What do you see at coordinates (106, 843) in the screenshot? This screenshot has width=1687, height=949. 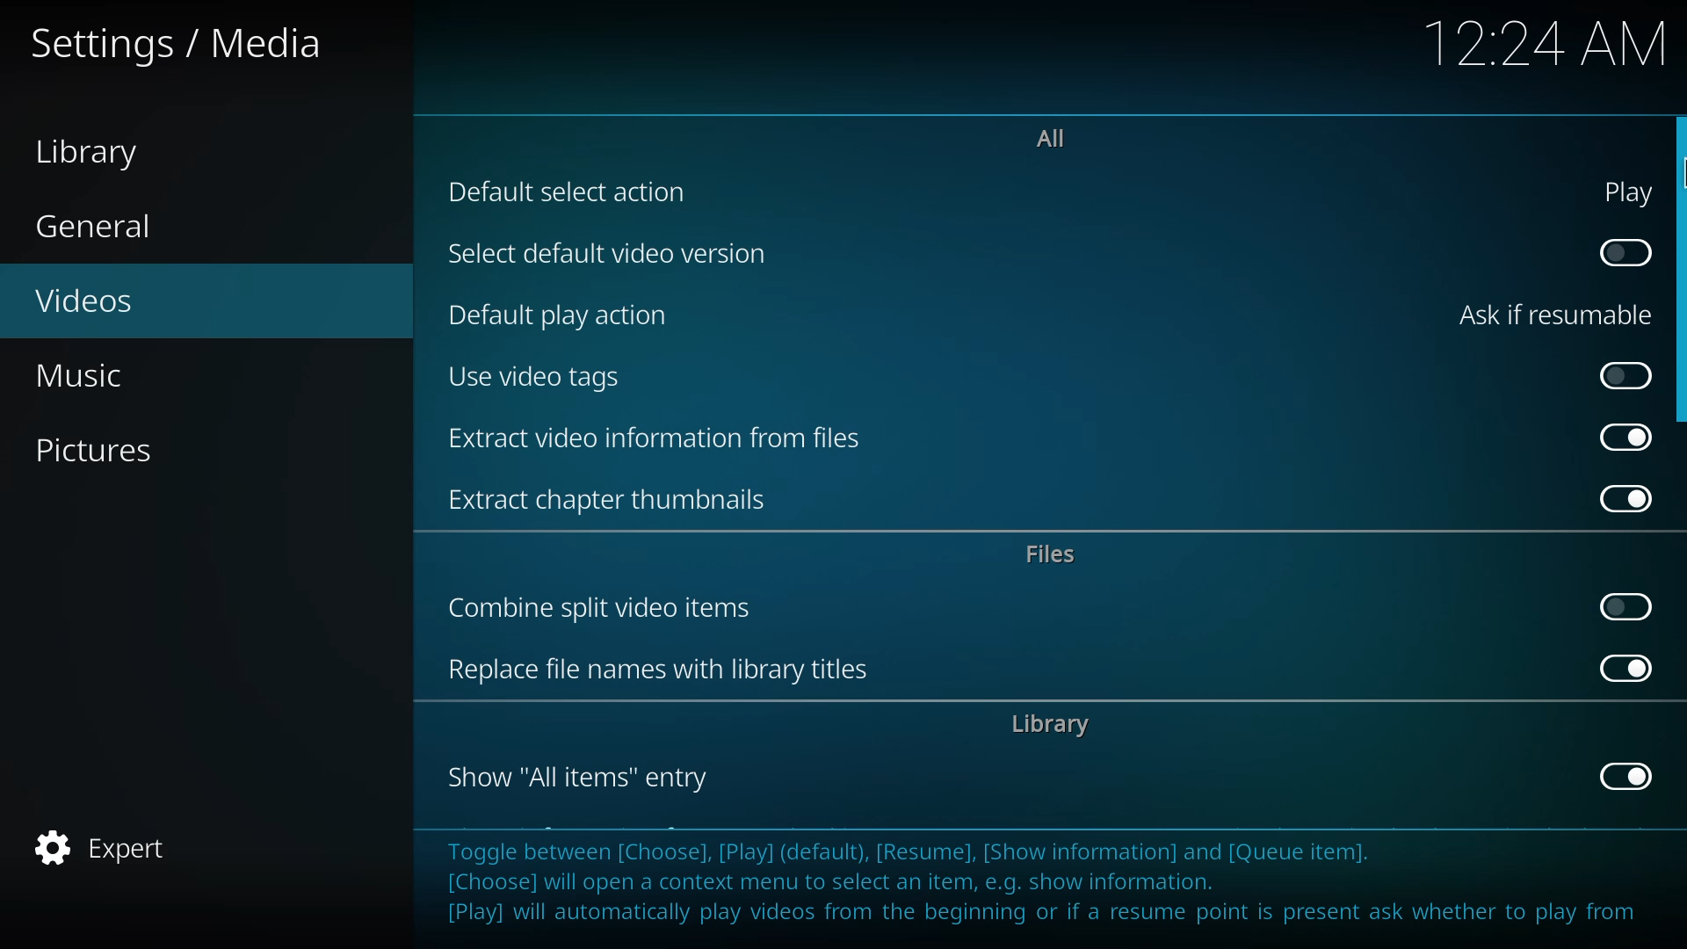 I see `expert` at bounding box center [106, 843].